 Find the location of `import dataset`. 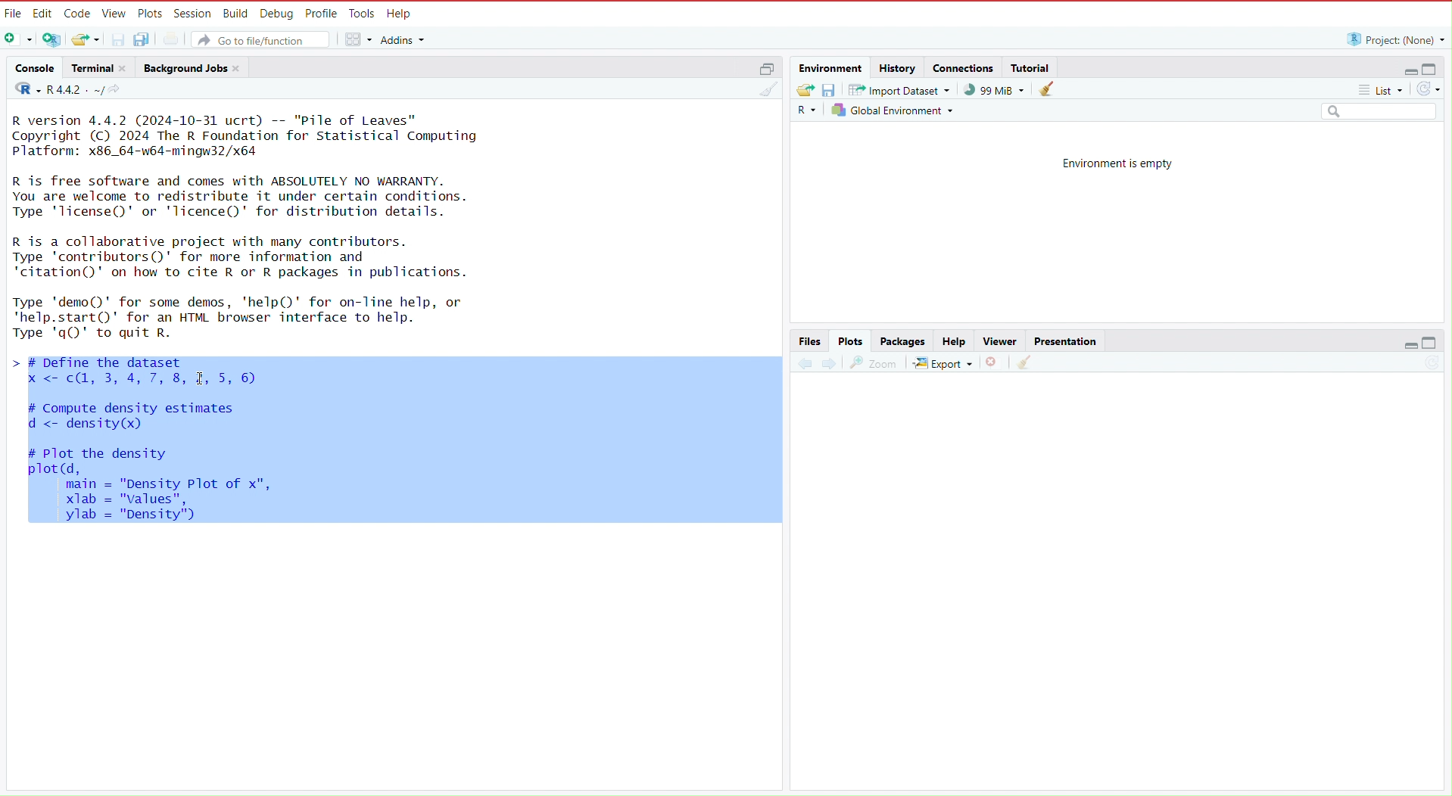

import dataset is located at coordinates (899, 92).